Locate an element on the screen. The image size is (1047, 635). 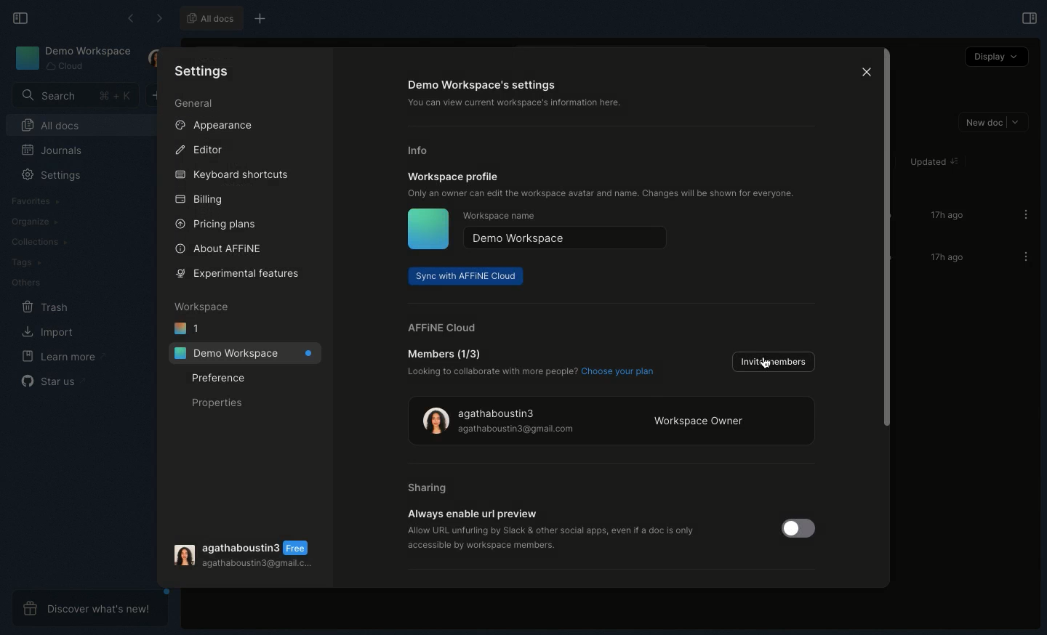
AFFINE cloud is located at coordinates (442, 328).